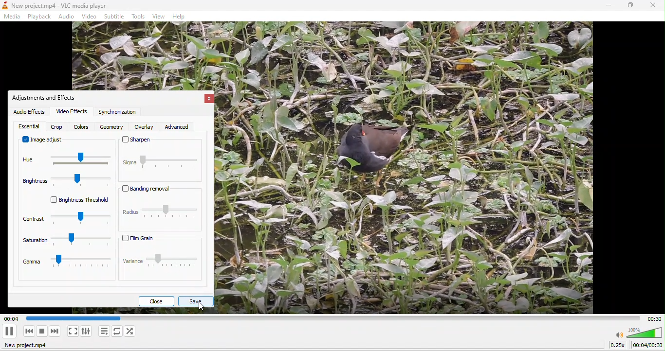 Image resolution: width=665 pixels, height=351 pixels. I want to click on view, so click(158, 17).